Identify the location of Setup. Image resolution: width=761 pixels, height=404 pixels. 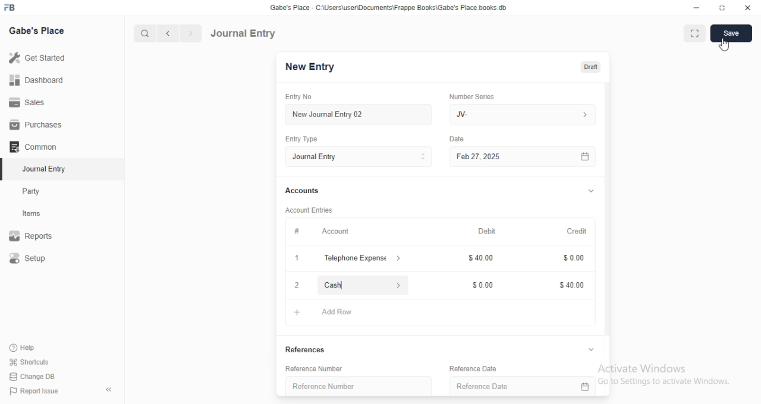
(29, 258).